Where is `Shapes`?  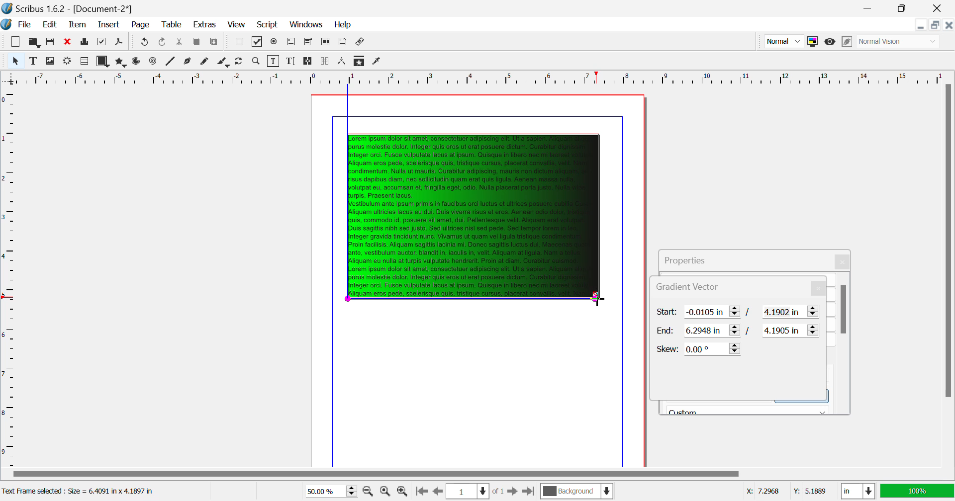 Shapes is located at coordinates (102, 61).